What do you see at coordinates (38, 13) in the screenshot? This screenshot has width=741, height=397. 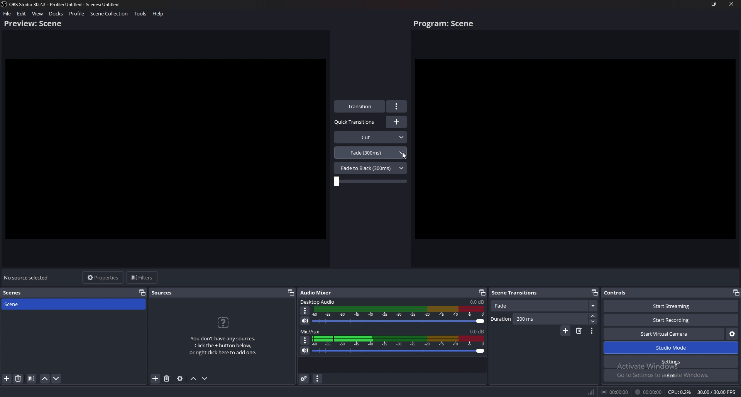 I see `view` at bounding box center [38, 13].